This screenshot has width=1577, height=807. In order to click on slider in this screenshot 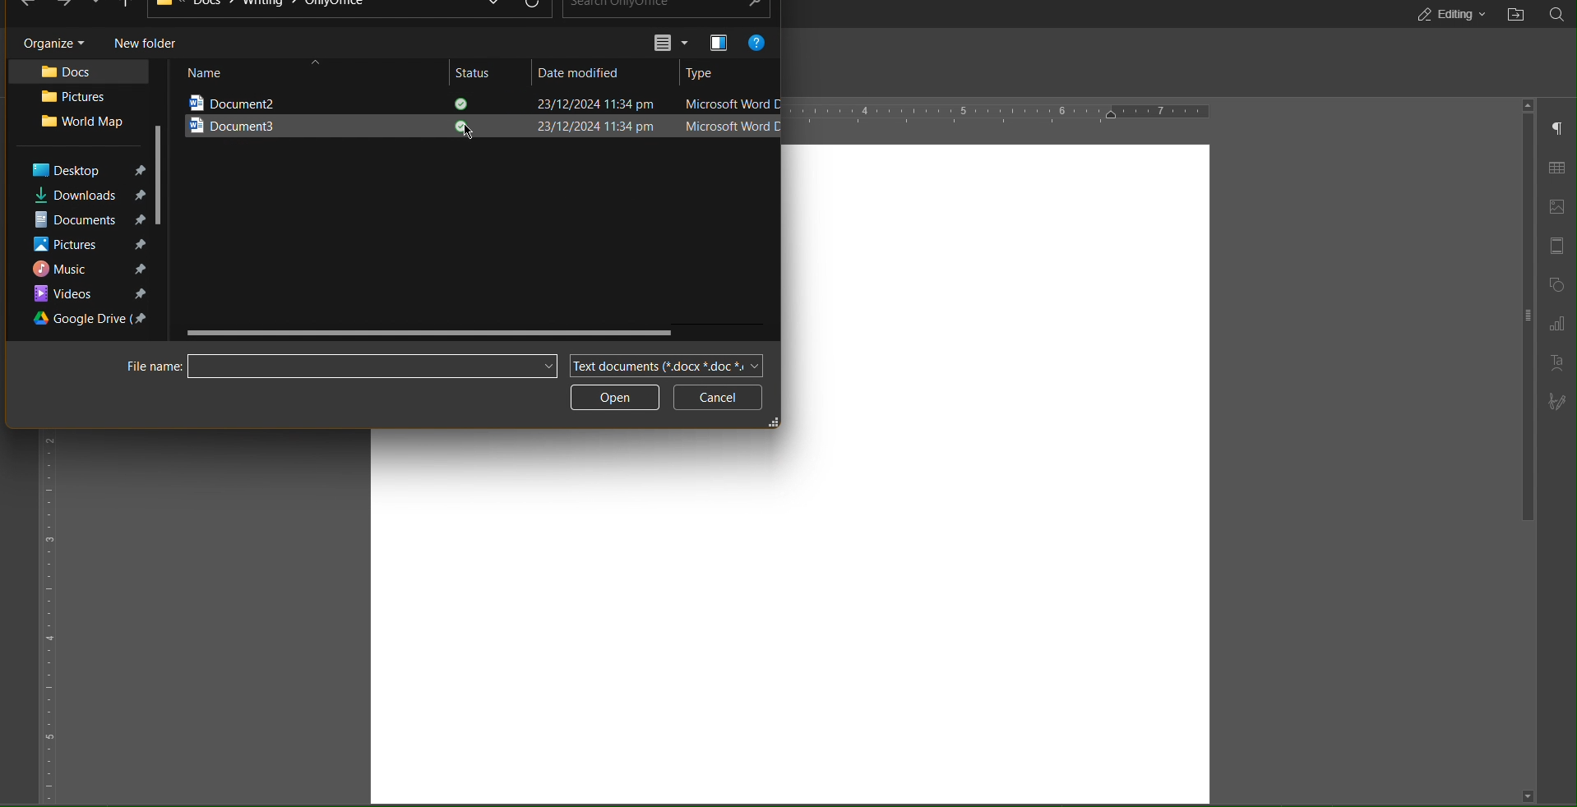, I will do `click(1523, 324)`.